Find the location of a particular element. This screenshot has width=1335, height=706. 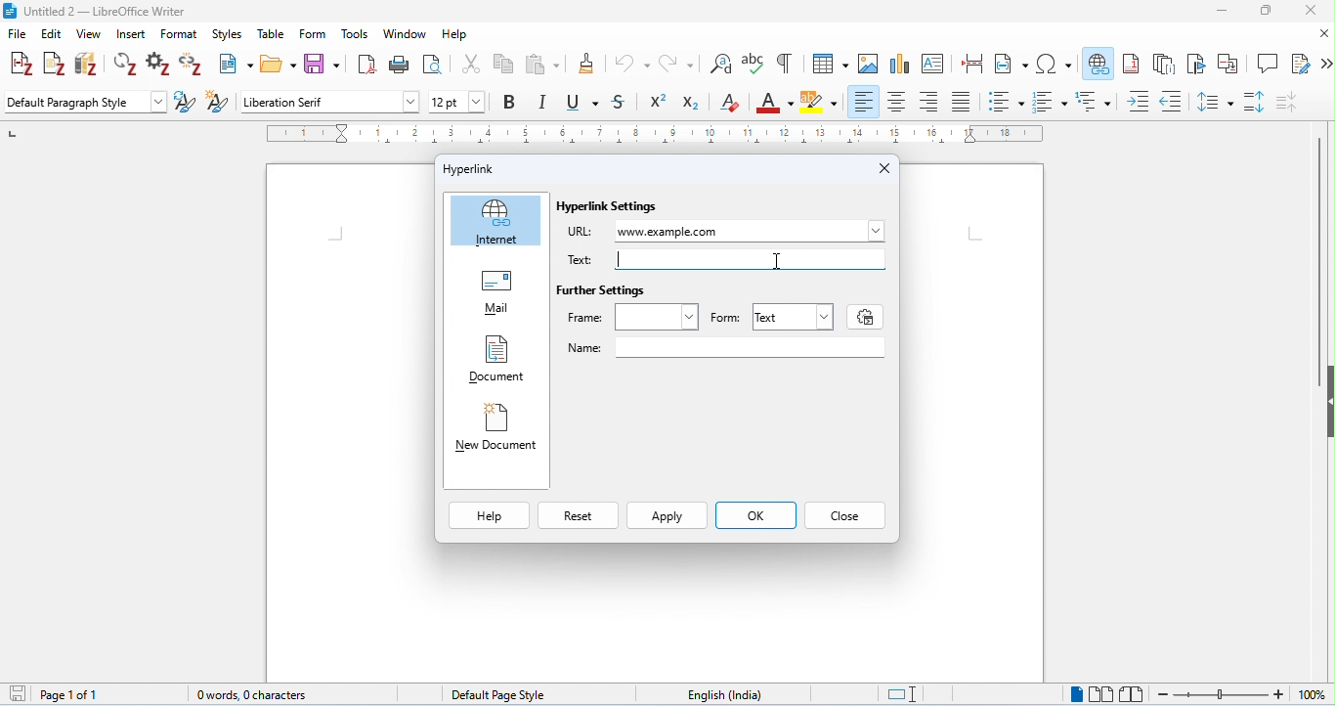

hide is located at coordinates (1326, 404).